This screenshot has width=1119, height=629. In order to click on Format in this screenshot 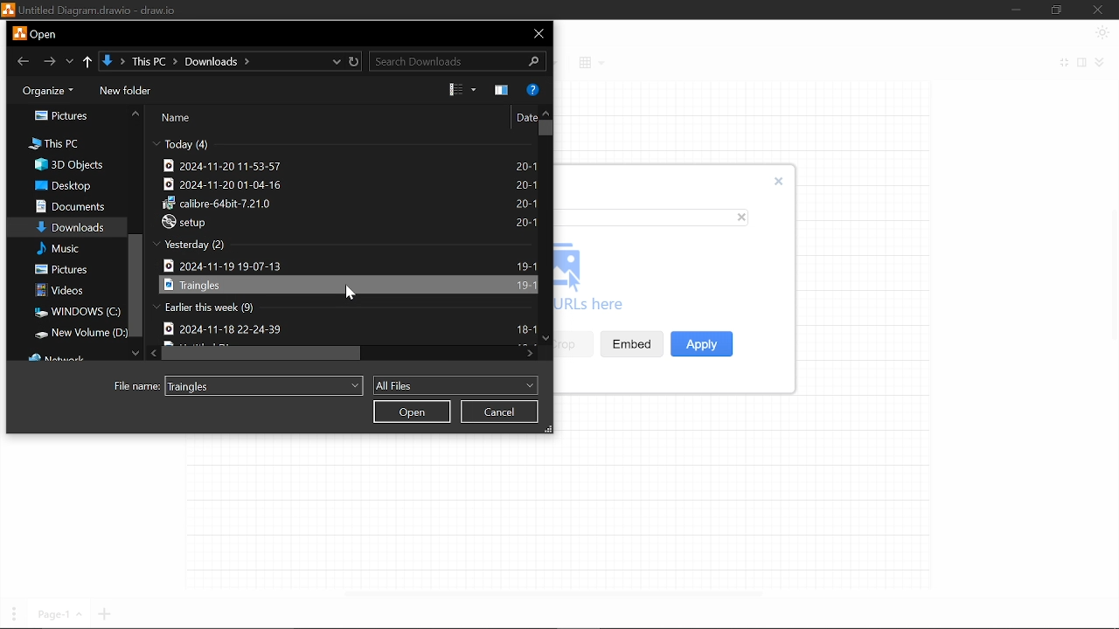, I will do `click(1082, 64)`.